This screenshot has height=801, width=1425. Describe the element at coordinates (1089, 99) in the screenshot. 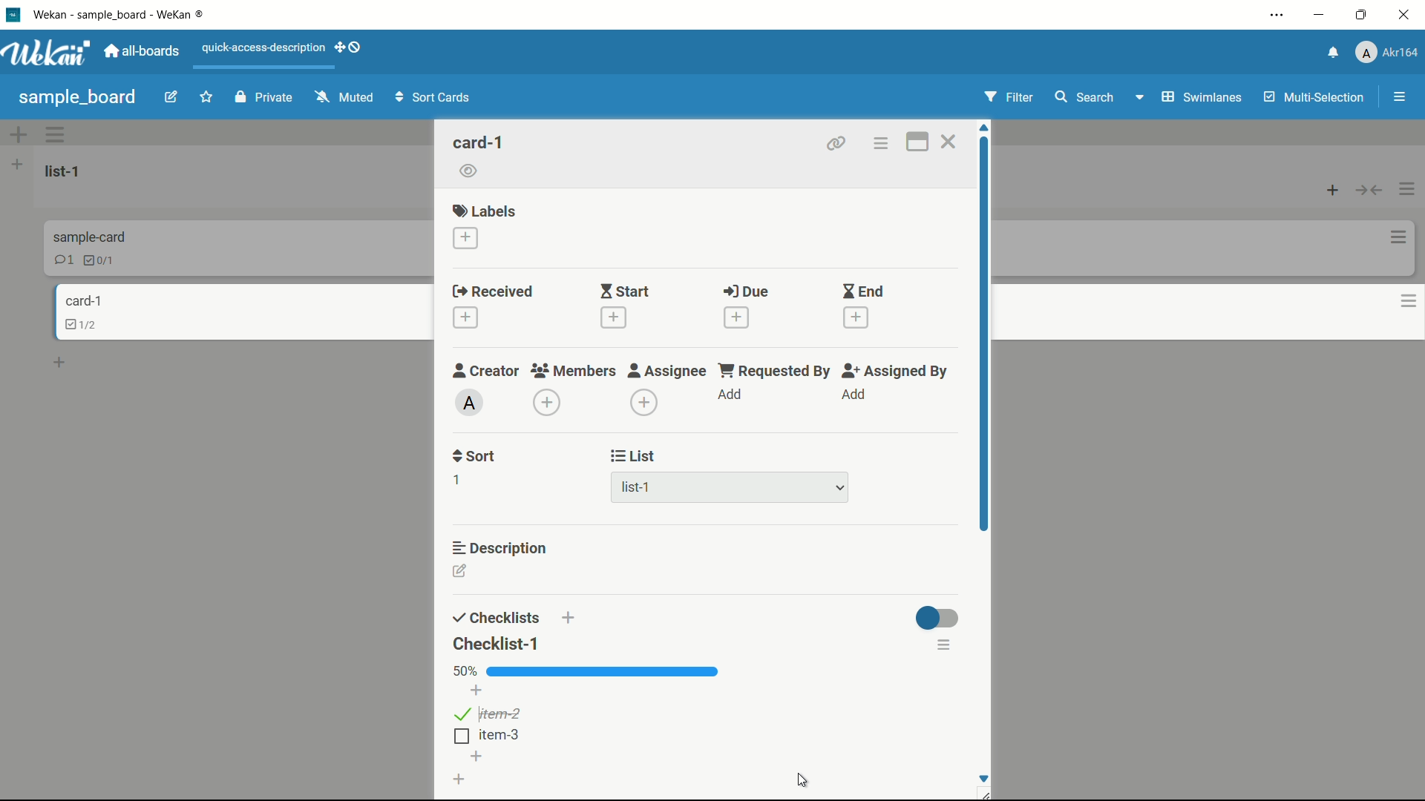

I see `search` at that location.